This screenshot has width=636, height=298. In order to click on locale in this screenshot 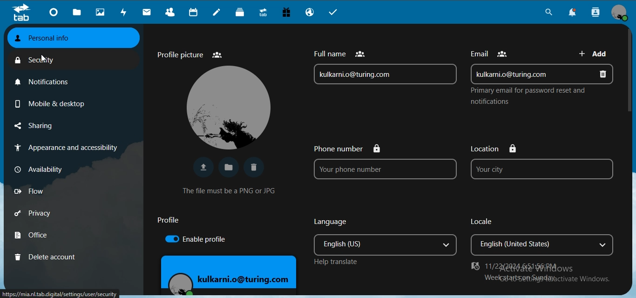, I will do `click(488, 222)`.